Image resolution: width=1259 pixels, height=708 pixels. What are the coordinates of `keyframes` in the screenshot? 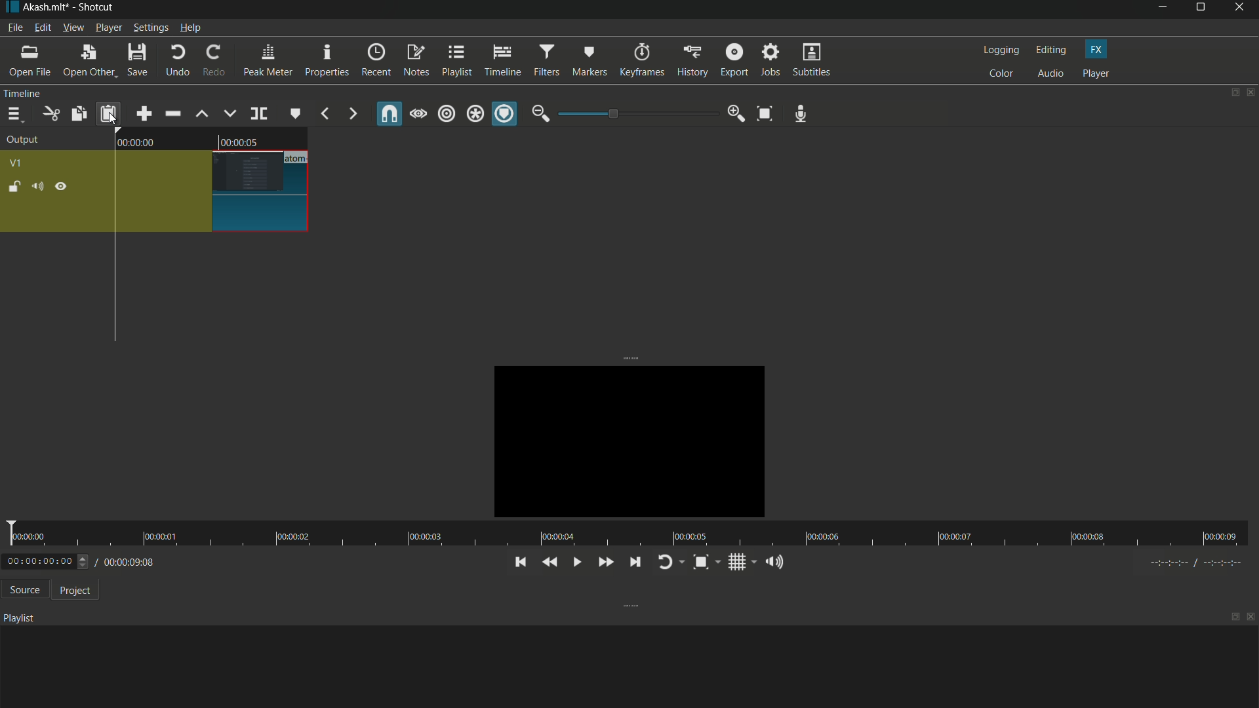 It's located at (641, 60).